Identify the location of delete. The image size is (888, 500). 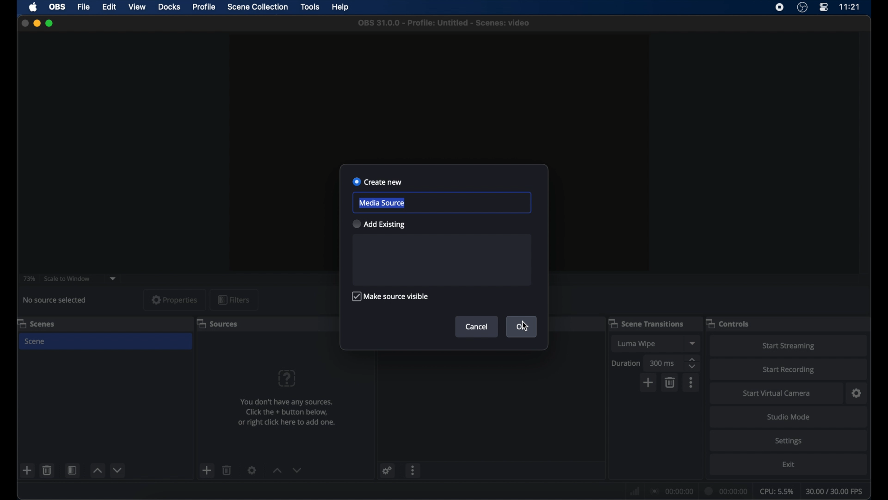
(228, 470).